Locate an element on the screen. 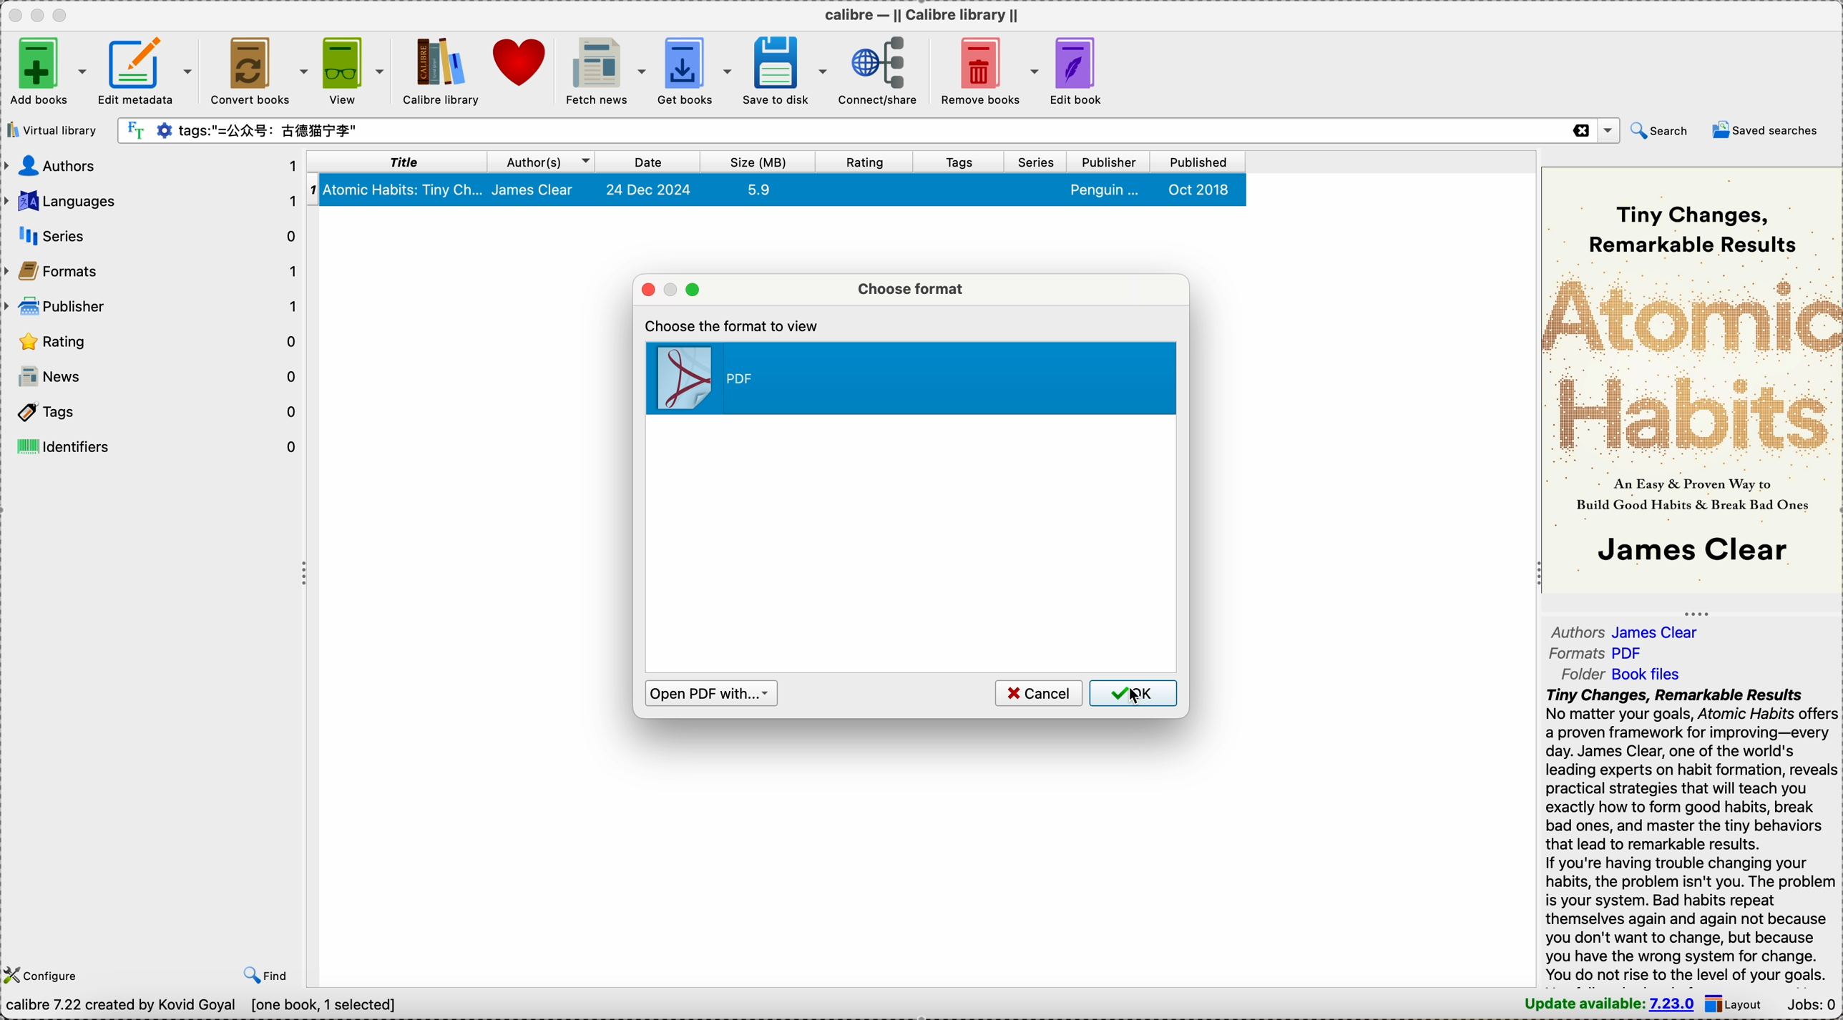 The width and height of the screenshot is (1843, 1020). remove books is located at coordinates (985, 73).